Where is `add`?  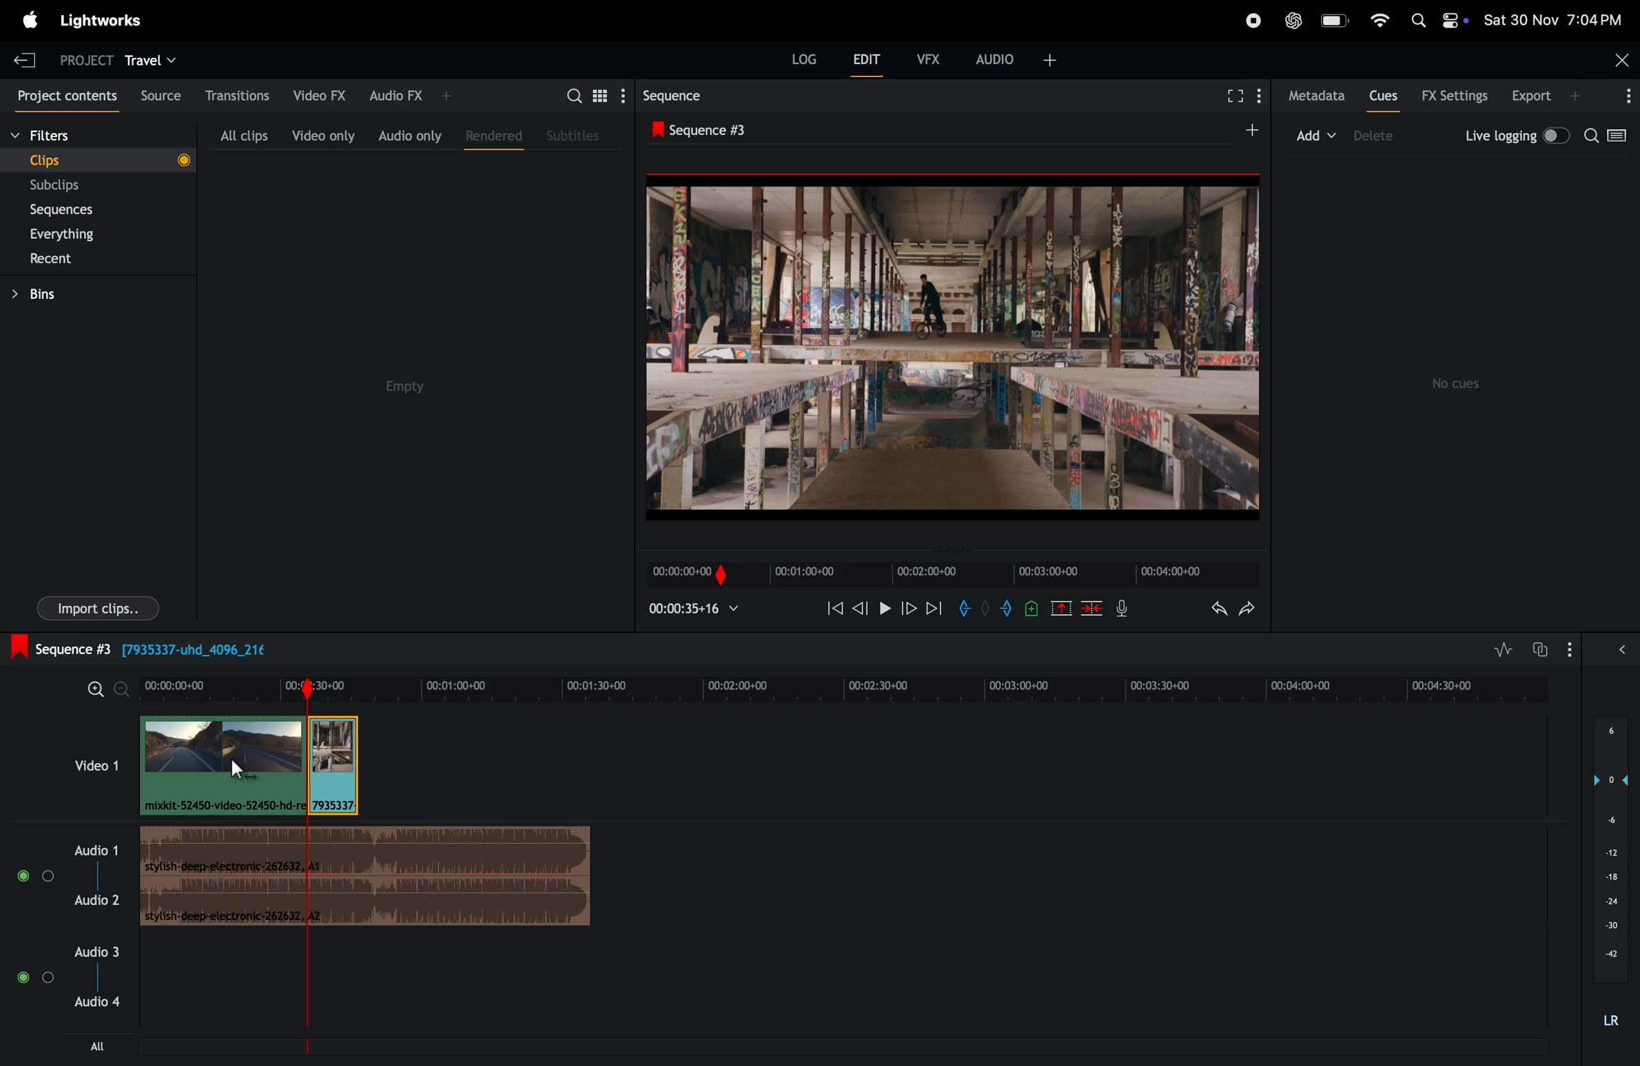 add is located at coordinates (1244, 131).